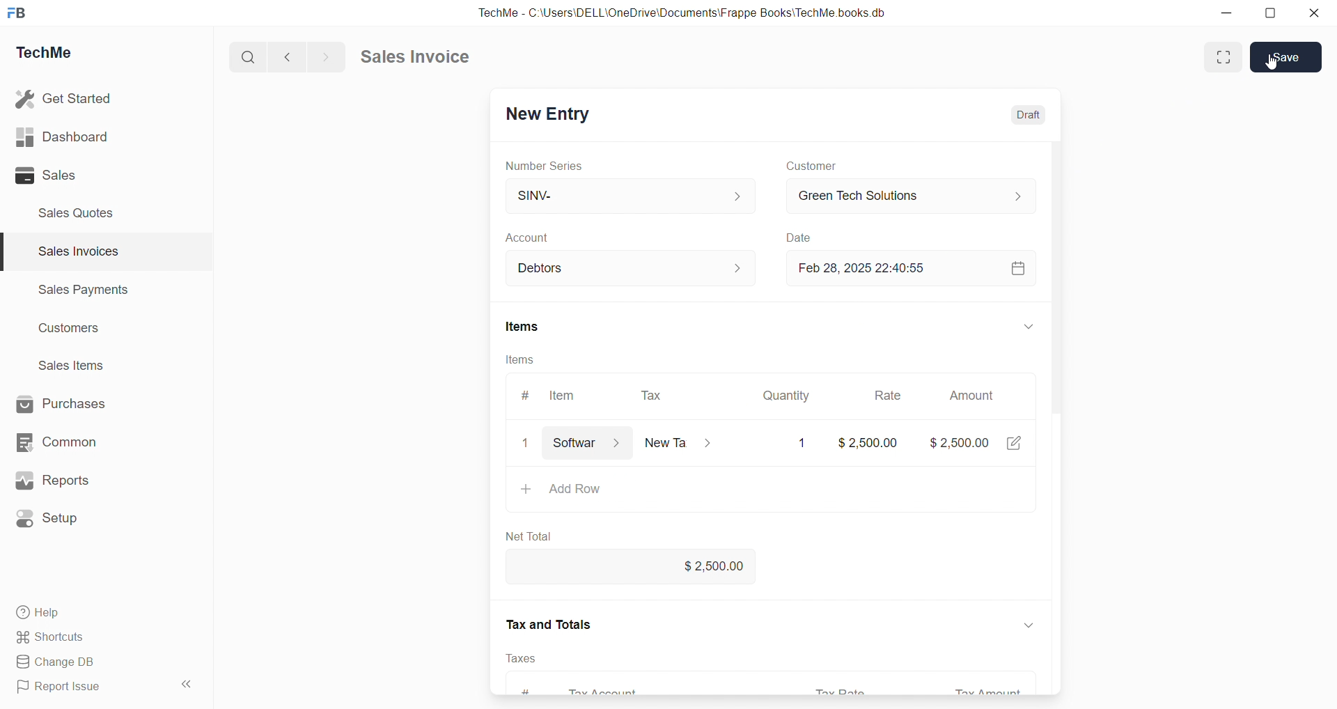  What do you see at coordinates (61, 662) in the screenshot?
I see `Change DB` at bounding box center [61, 662].